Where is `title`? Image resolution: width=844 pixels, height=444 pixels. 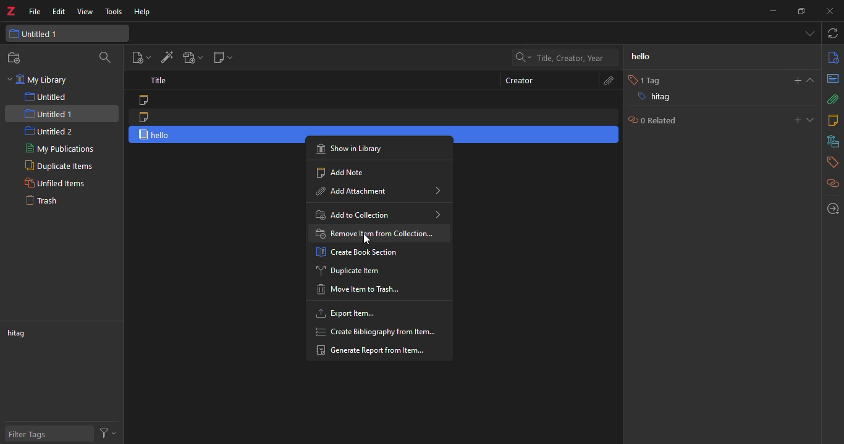
title is located at coordinates (156, 81).